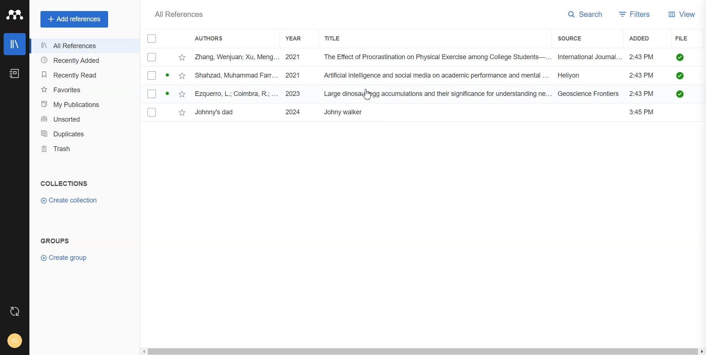  Describe the element at coordinates (680, 76) in the screenshot. I see `check` at that location.